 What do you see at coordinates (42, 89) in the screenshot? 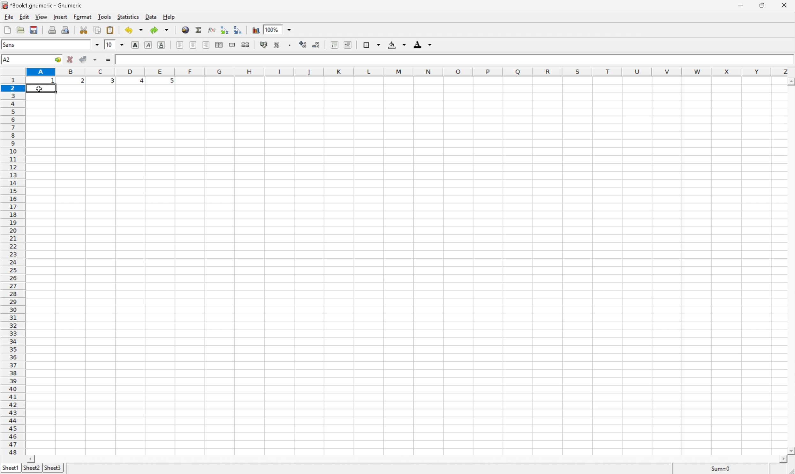
I see `selected cell` at bounding box center [42, 89].